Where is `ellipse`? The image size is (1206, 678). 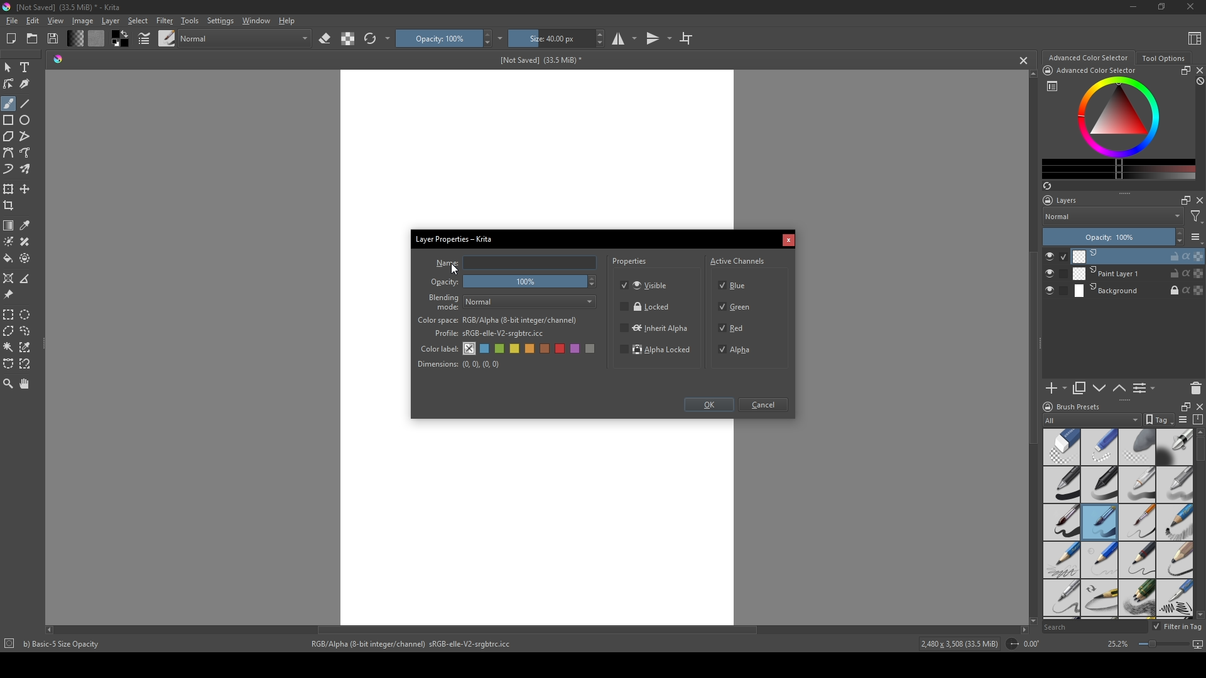
ellipse is located at coordinates (26, 120).